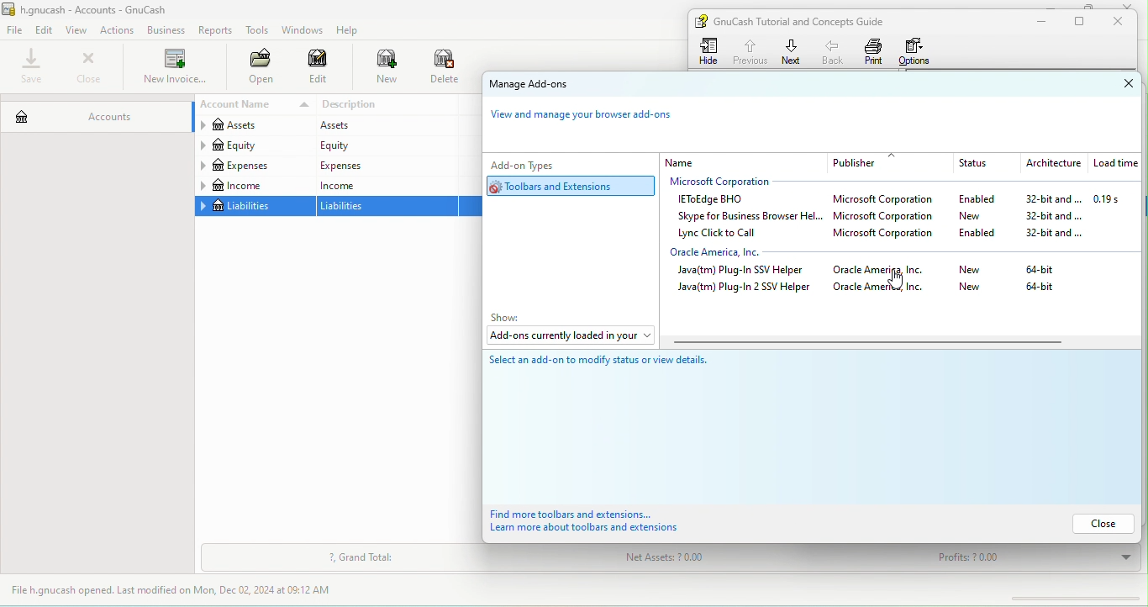 This screenshot has width=1148, height=607. What do you see at coordinates (378, 68) in the screenshot?
I see `new` at bounding box center [378, 68].